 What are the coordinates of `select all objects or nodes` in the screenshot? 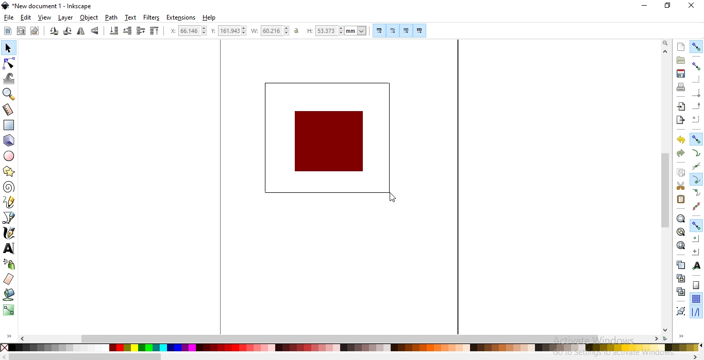 It's located at (7, 31).